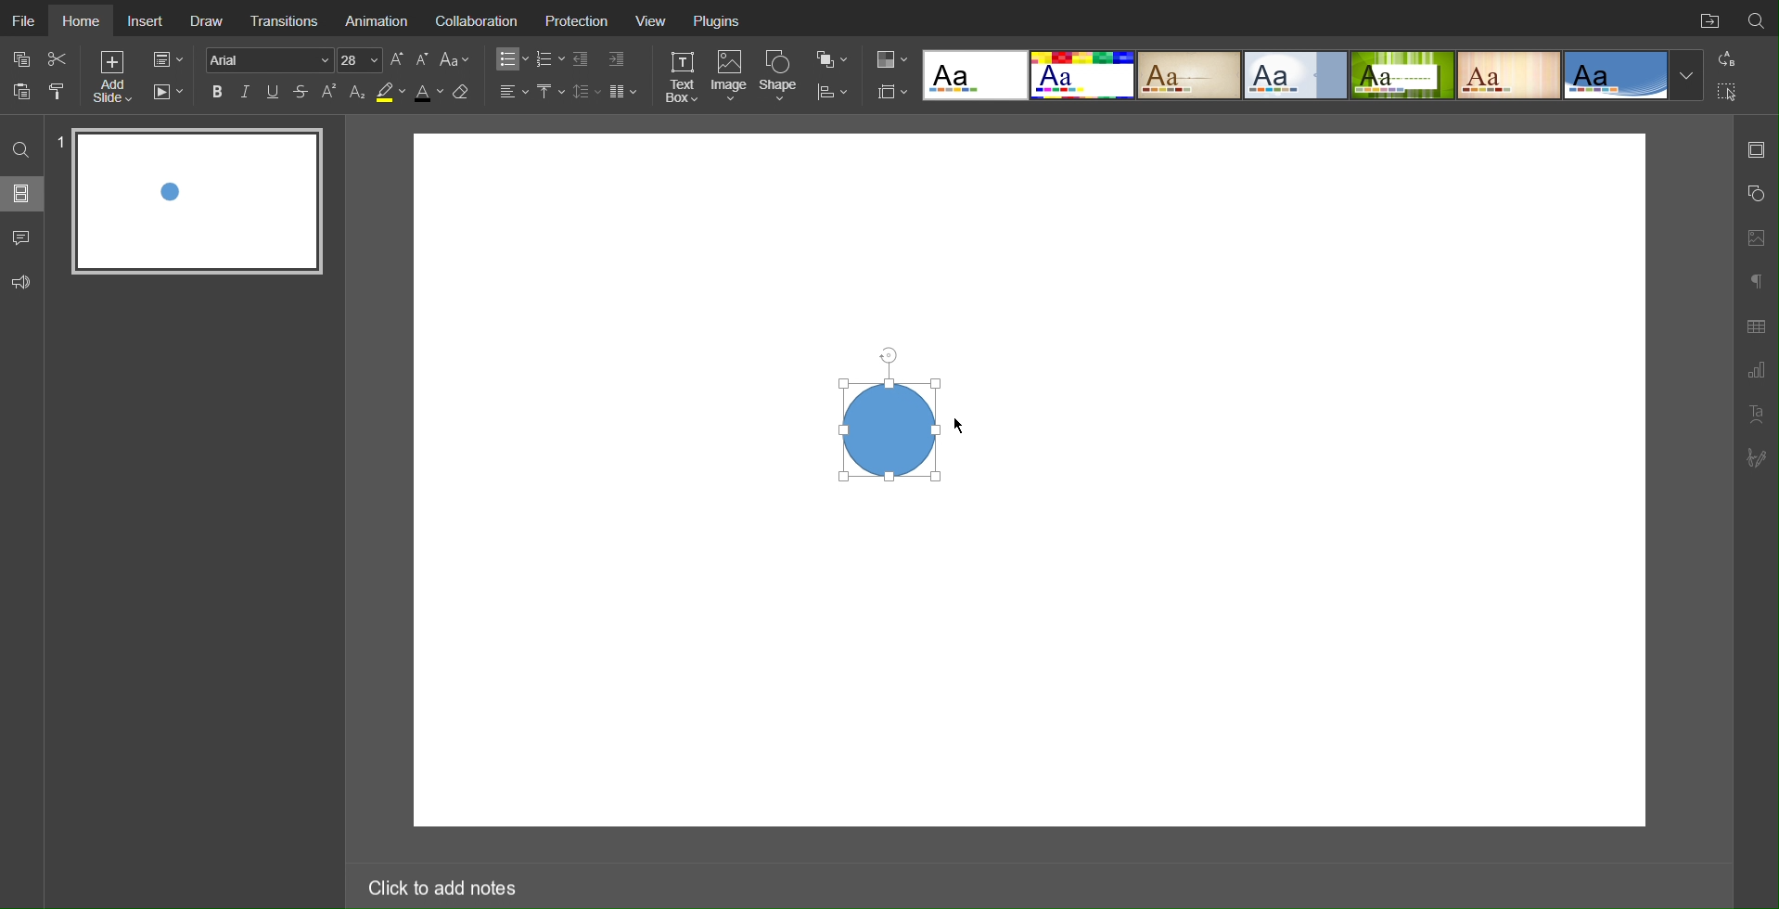  Describe the element at coordinates (681, 76) in the screenshot. I see `Text Box` at that location.